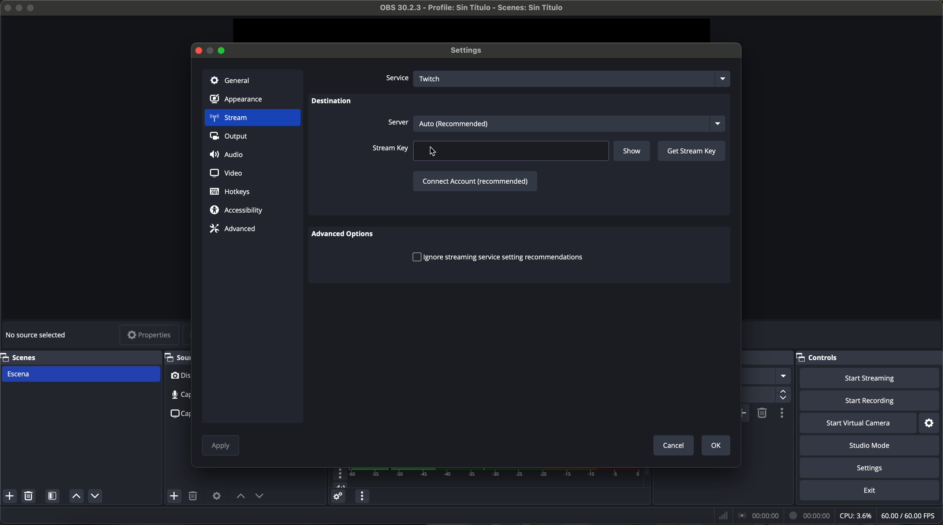  I want to click on connect account, so click(474, 180).